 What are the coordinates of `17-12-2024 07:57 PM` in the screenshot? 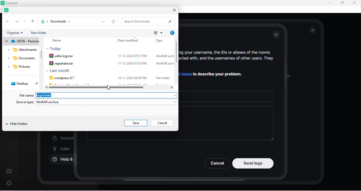 It's located at (132, 56).